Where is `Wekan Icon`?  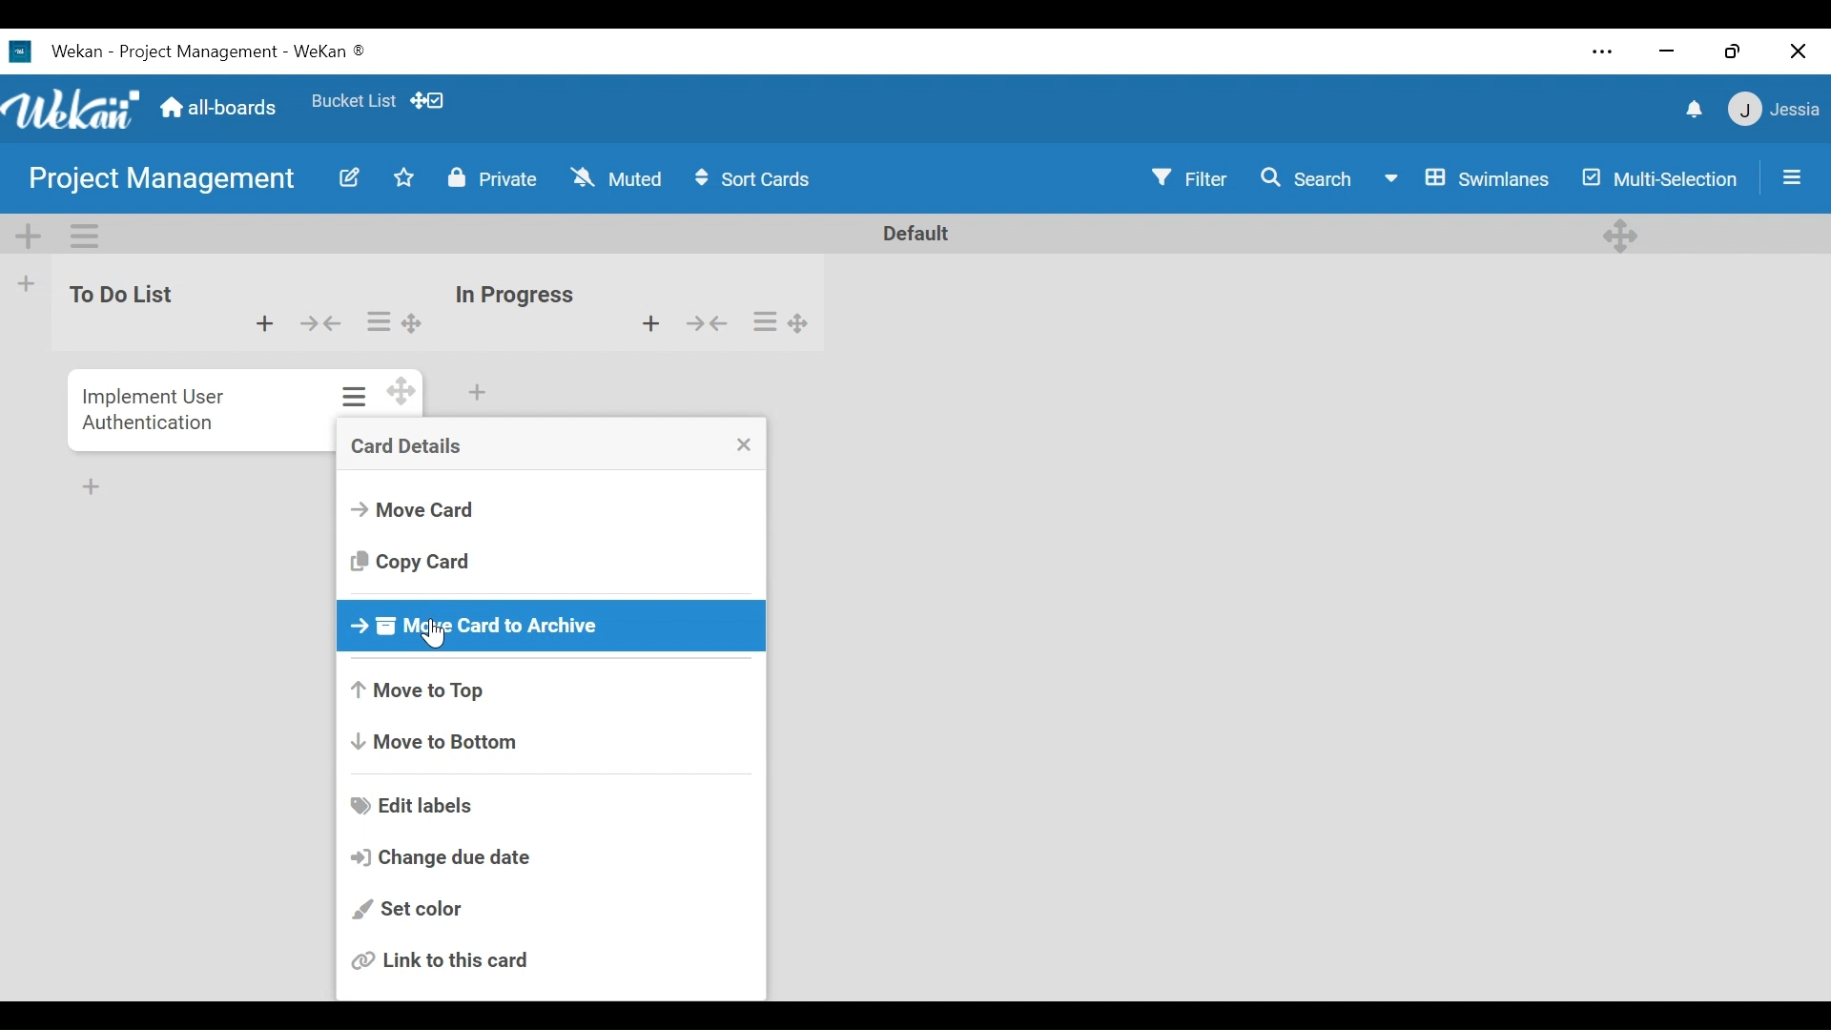
Wekan Icon is located at coordinates (76, 109).